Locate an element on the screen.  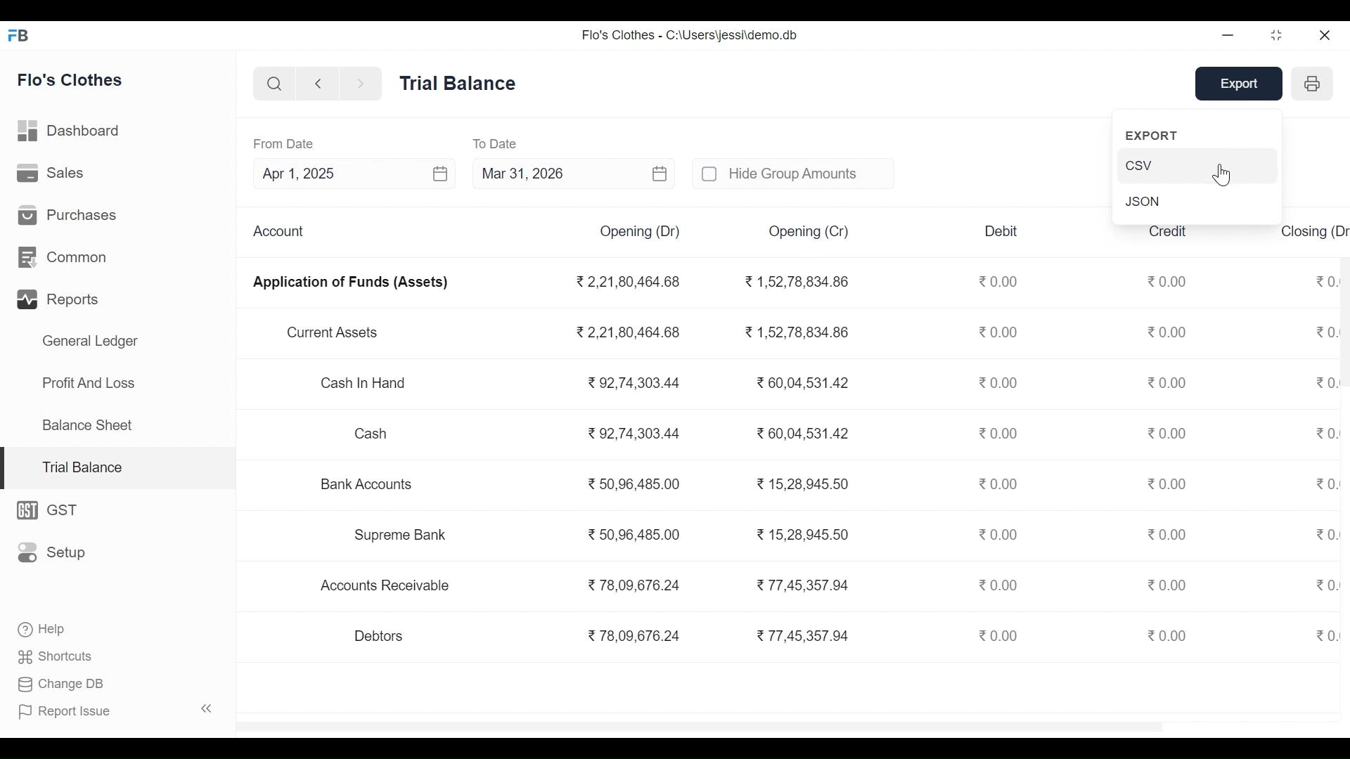
0.00 is located at coordinates (1000, 533).